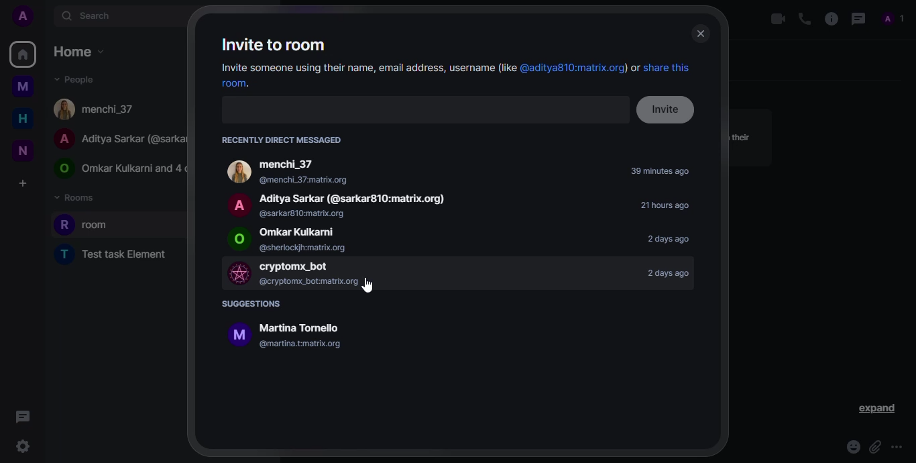  What do you see at coordinates (366, 286) in the screenshot?
I see `cursor` at bounding box center [366, 286].